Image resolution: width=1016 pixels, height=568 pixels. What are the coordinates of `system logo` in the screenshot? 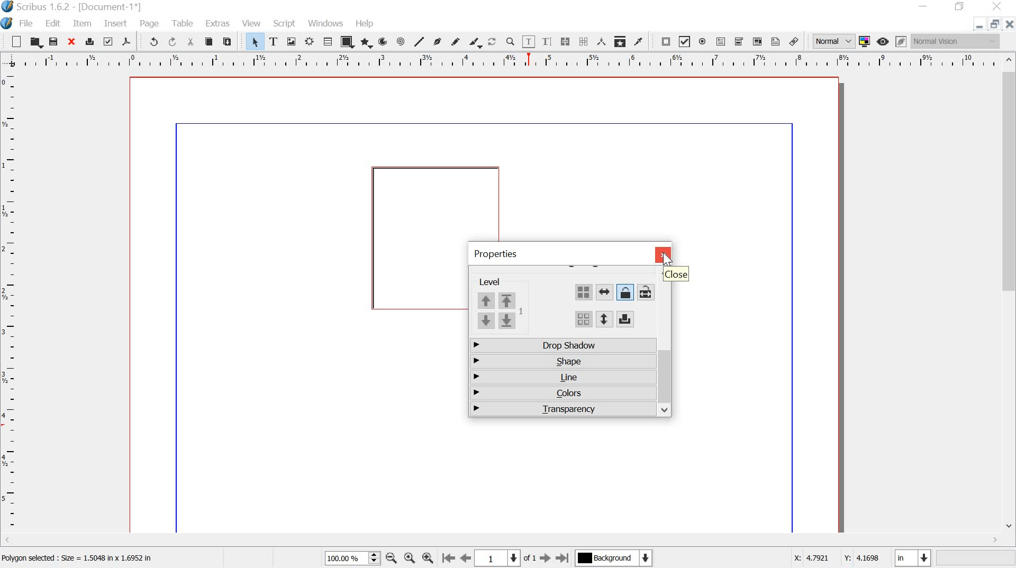 It's located at (7, 23).